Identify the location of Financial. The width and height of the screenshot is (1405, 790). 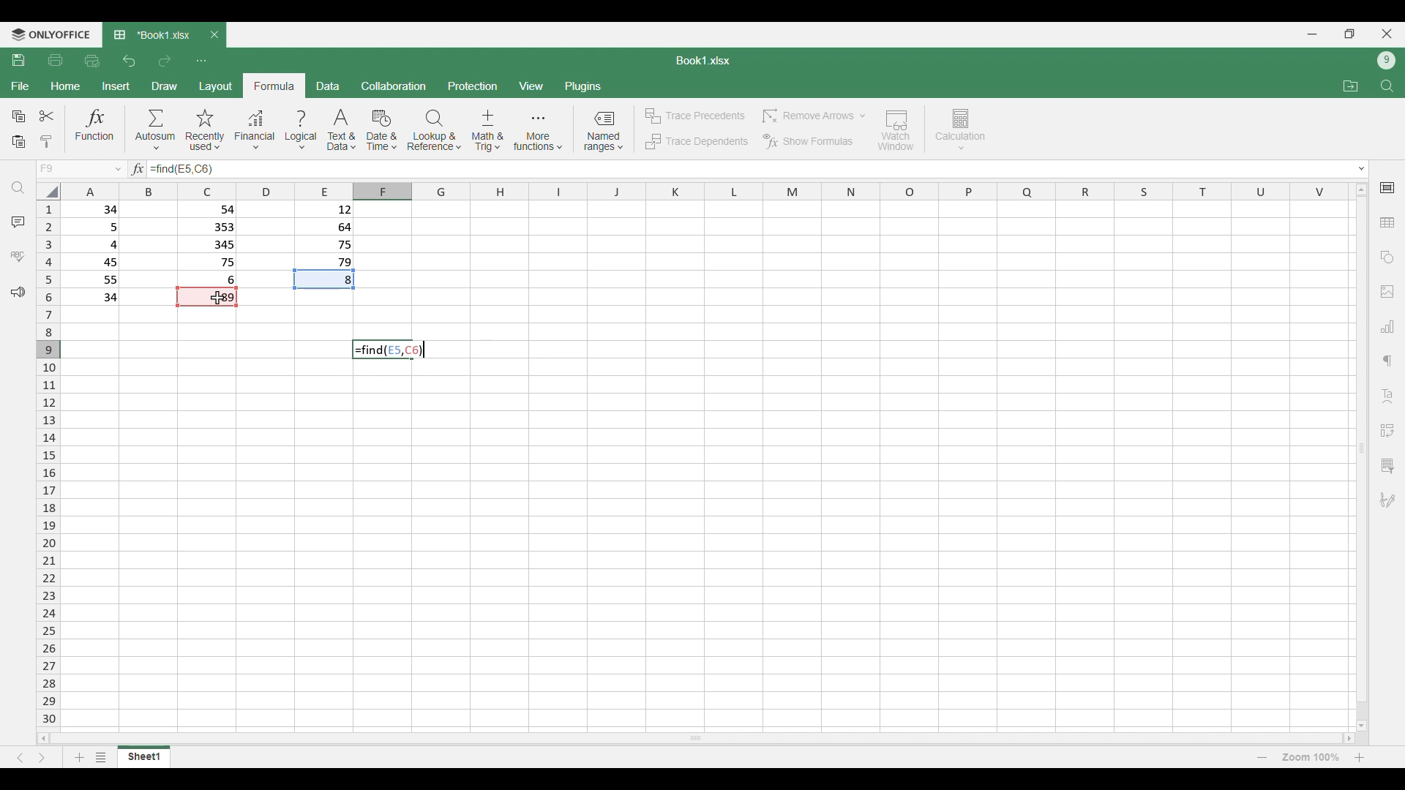
(255, 131).